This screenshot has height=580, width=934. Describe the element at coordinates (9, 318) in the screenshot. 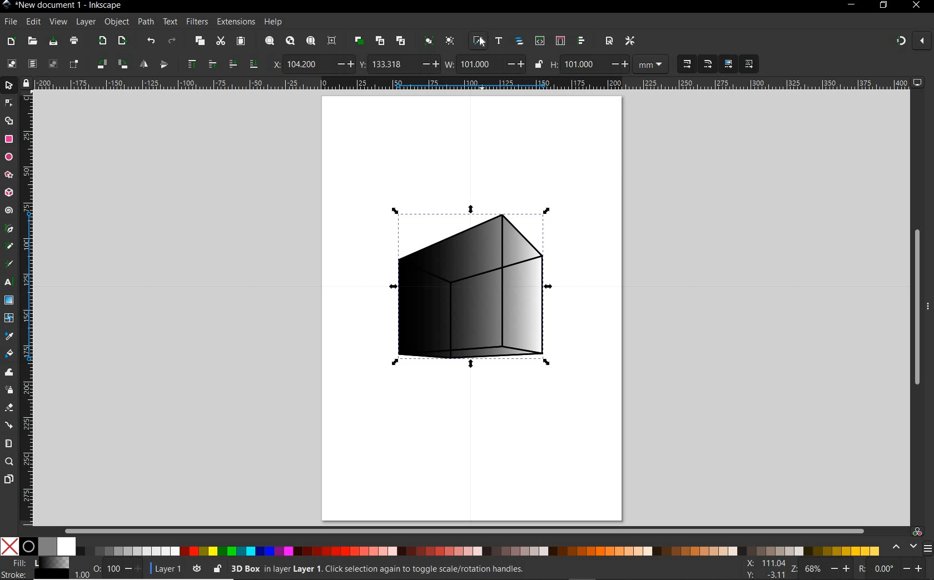

I see `MESH TOOL` at that location.